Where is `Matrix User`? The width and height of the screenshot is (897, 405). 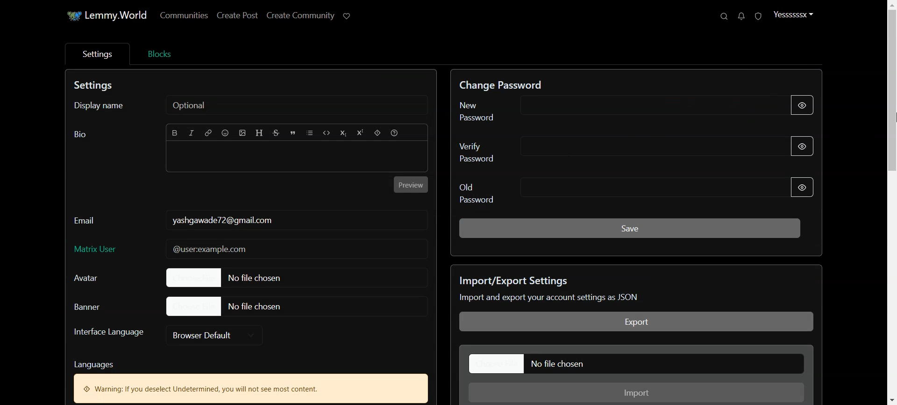
Matrix User is located at coordinates (102, 250).